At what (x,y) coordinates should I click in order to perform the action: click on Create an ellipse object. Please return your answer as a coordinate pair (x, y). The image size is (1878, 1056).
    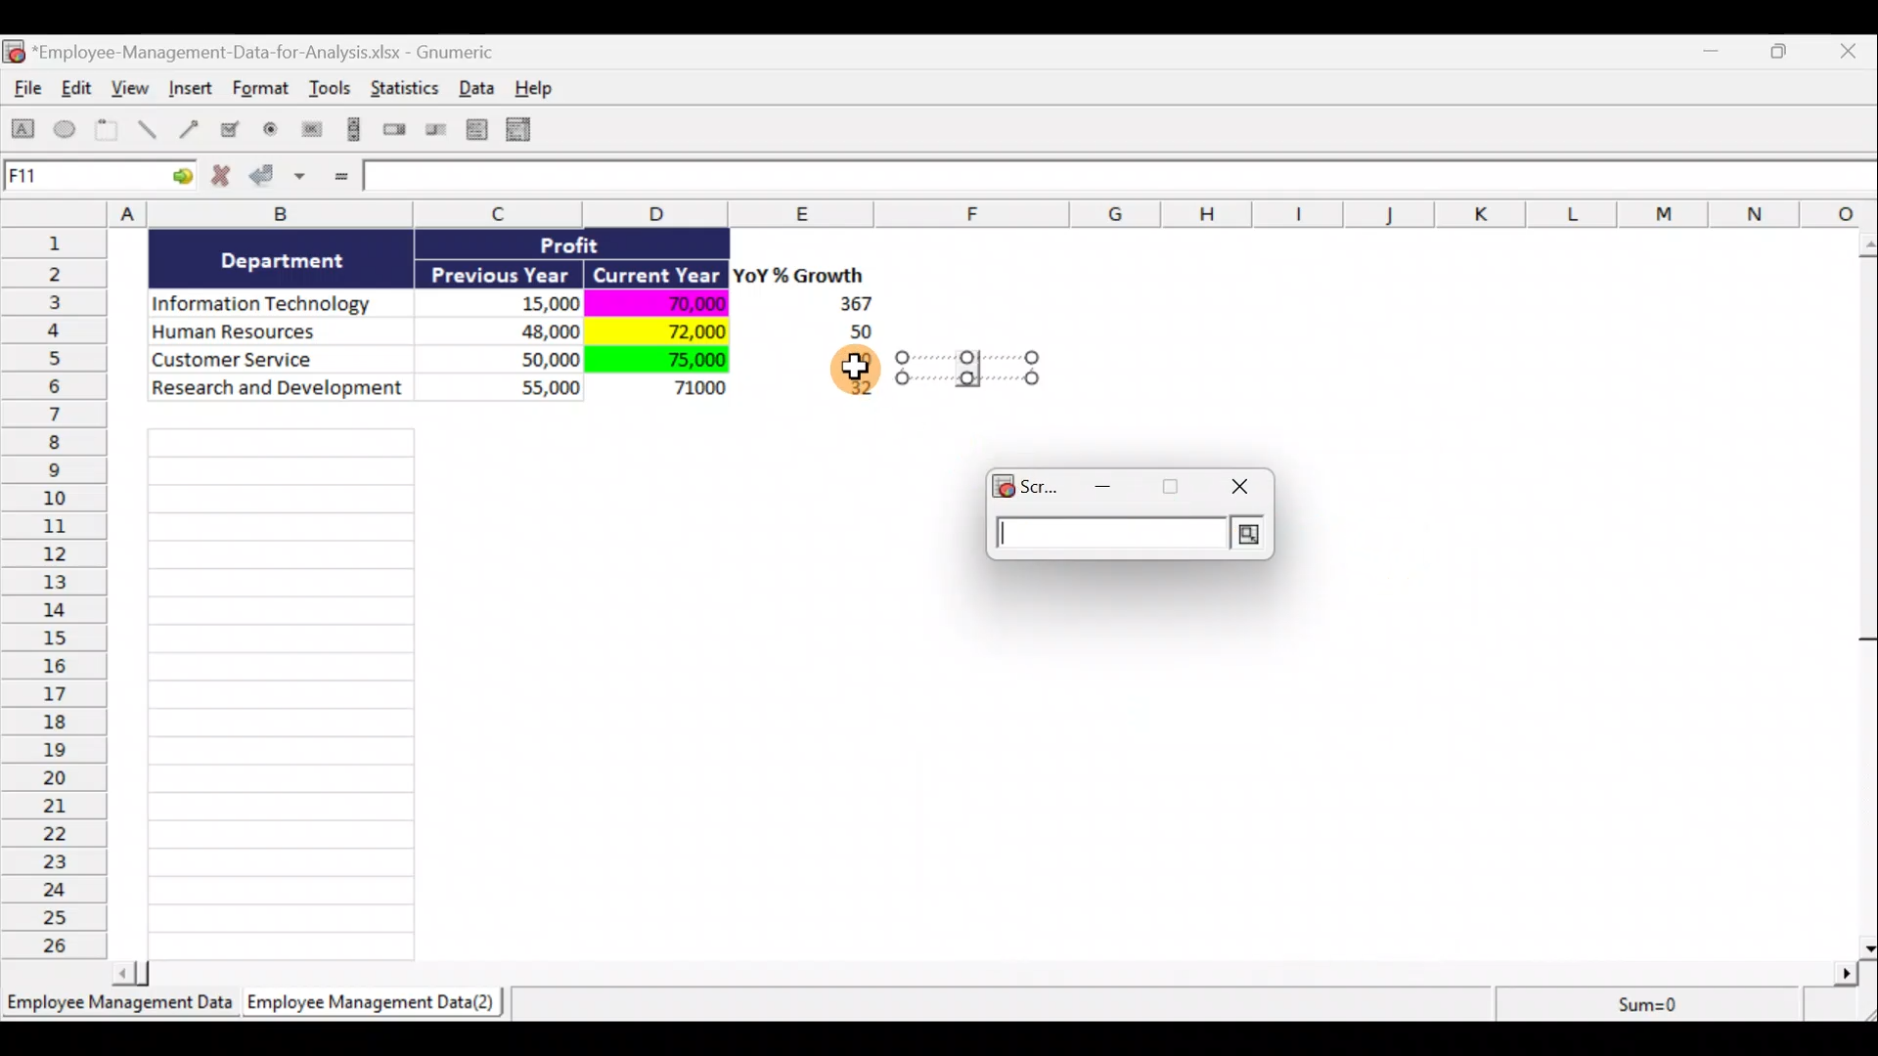
    Looking at the image, I should click on (66, 130).